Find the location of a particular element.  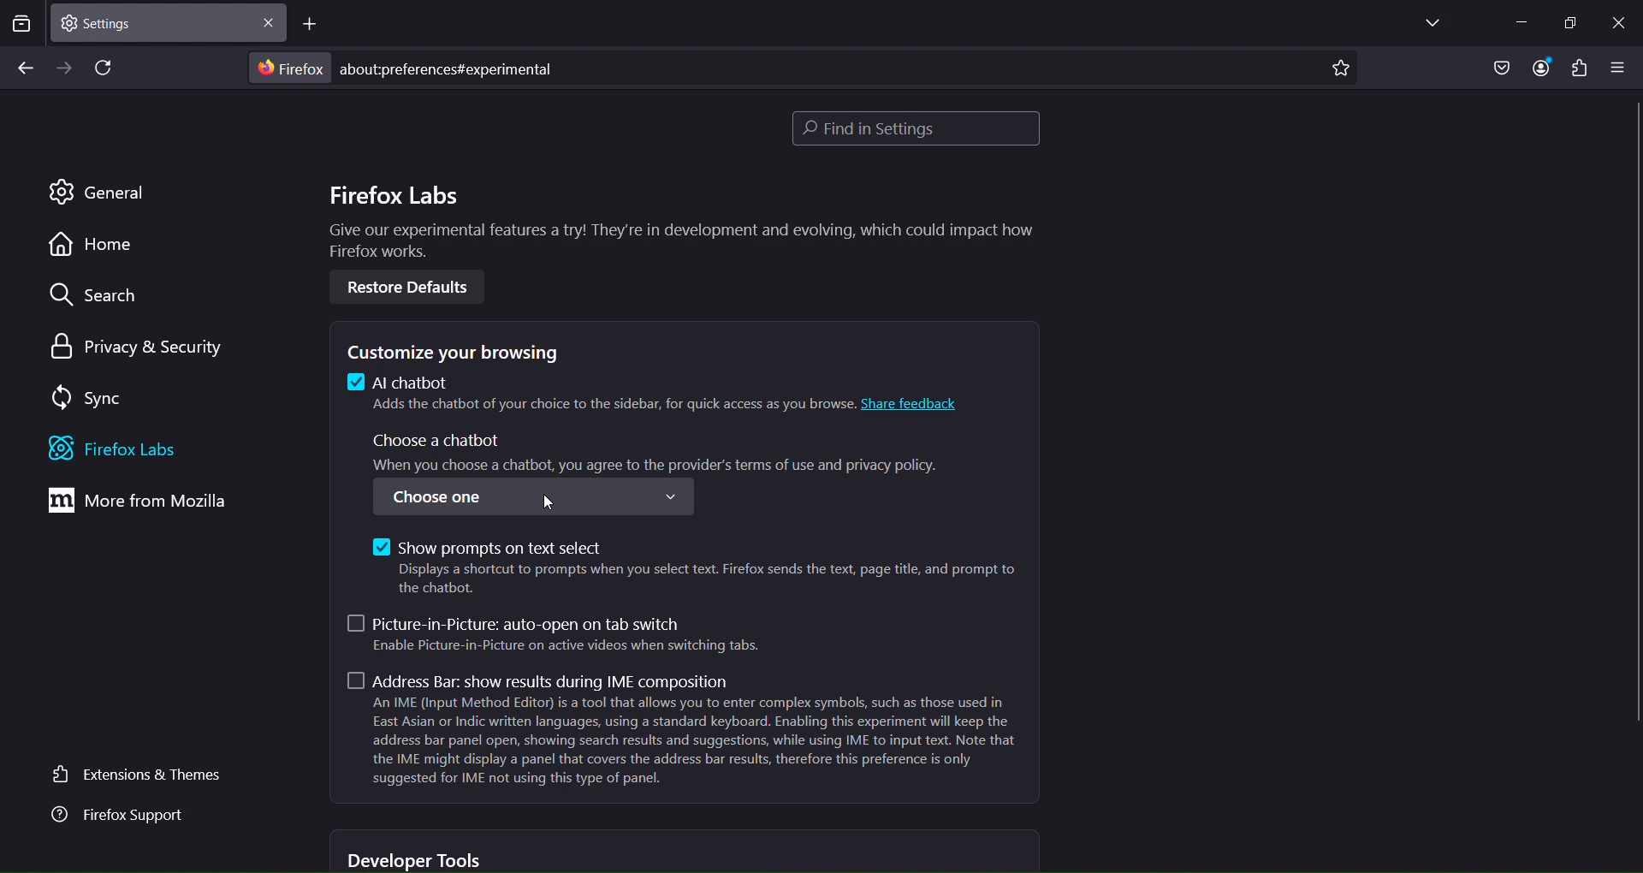

new tab is located at coordinates (312, 27).